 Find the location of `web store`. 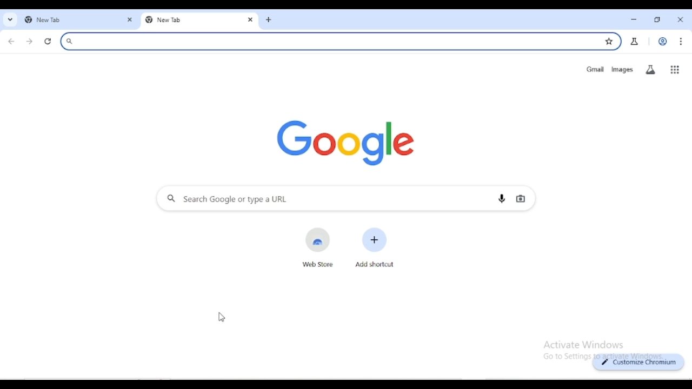

web store is located at coordinates (318, 249).